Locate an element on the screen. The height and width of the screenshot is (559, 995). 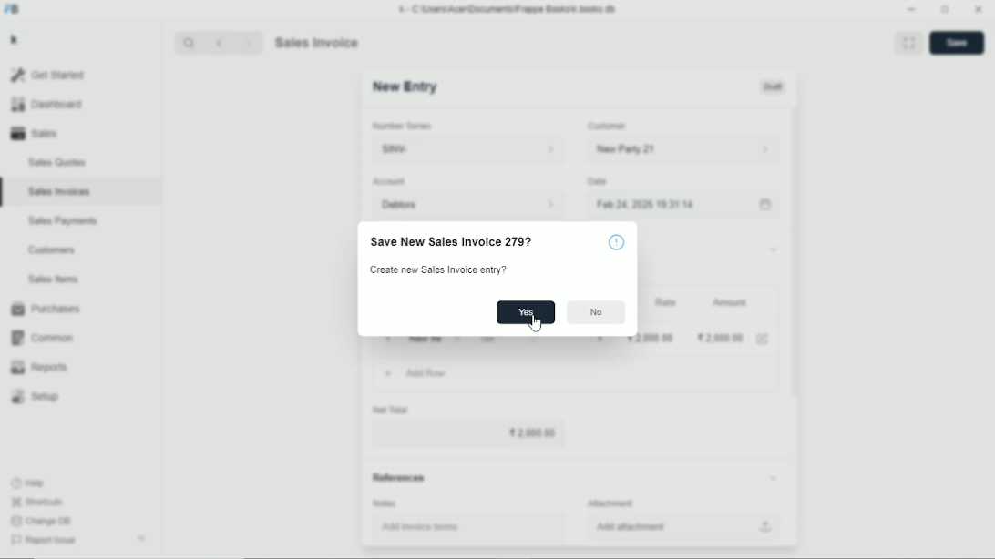
Purchases is located at coordinates (45, 309).